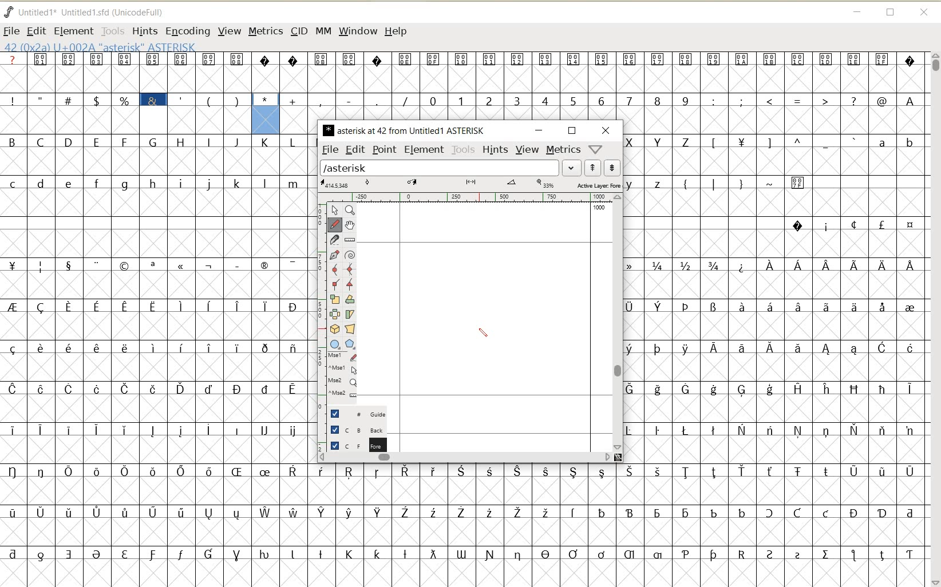 The height and width of the screenshot is (587, 941). Describe the element at coordinates (496, 150) in the screenshot. I see `HINTS` at that location.